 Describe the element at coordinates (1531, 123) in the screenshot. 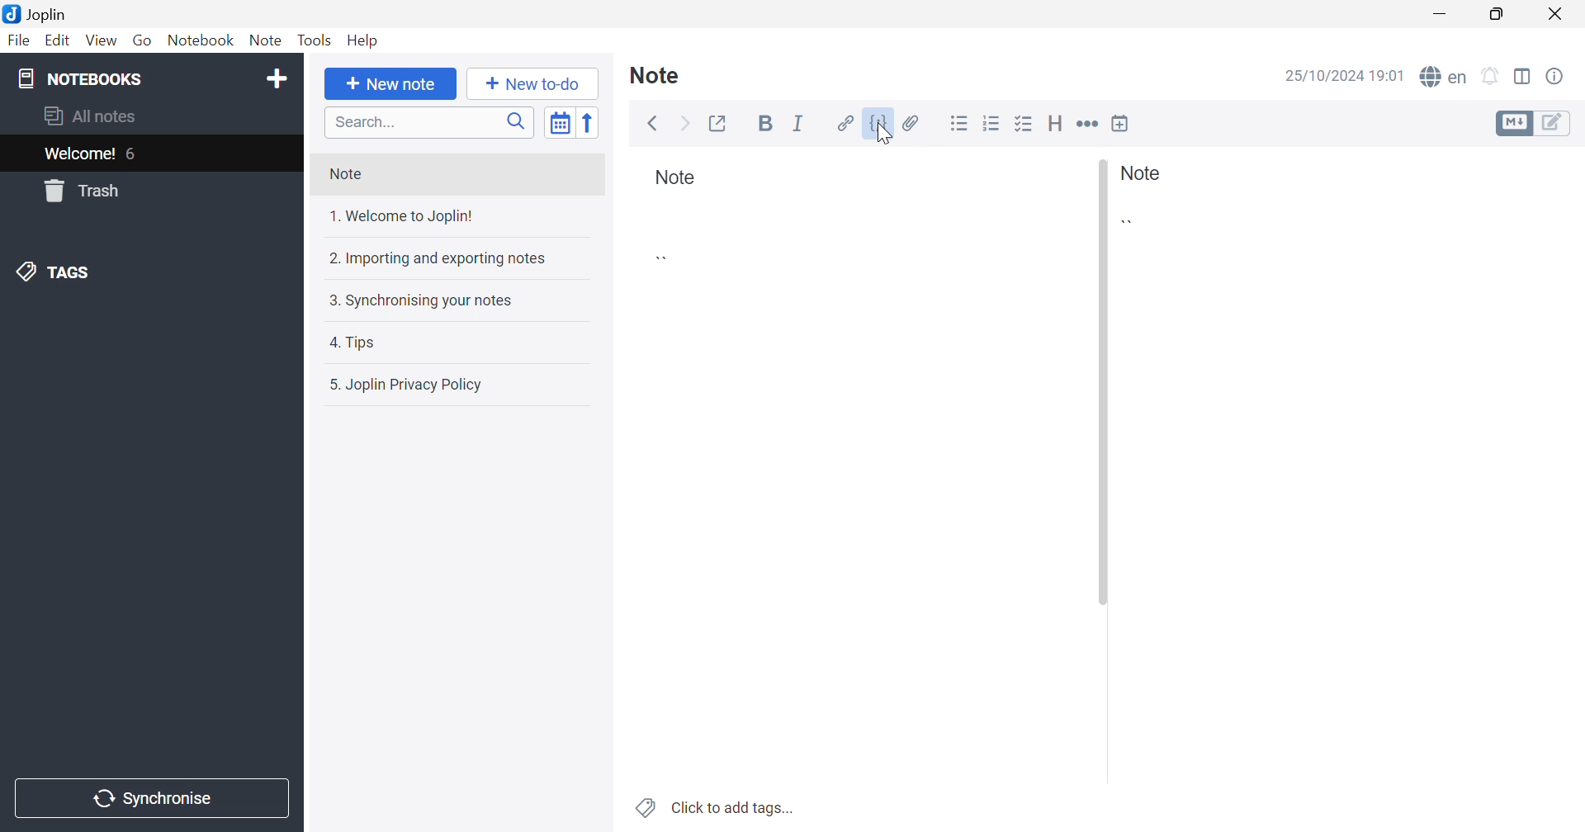

I see `Toggle editors` at that location.